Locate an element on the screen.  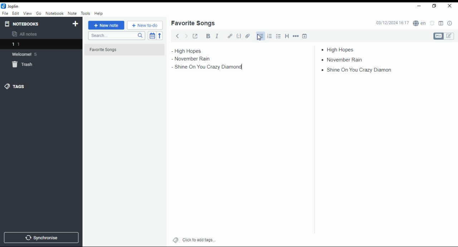
toggle external editing is located at coordinates (195, 36).